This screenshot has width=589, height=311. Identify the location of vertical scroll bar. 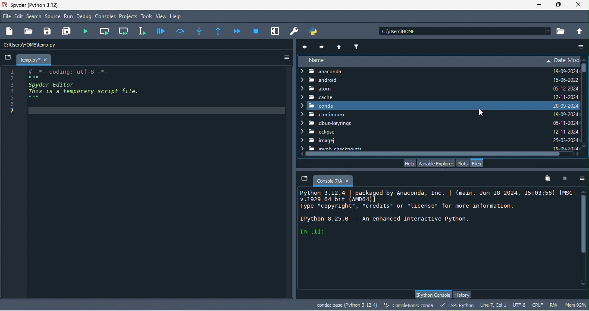
(584, 238).